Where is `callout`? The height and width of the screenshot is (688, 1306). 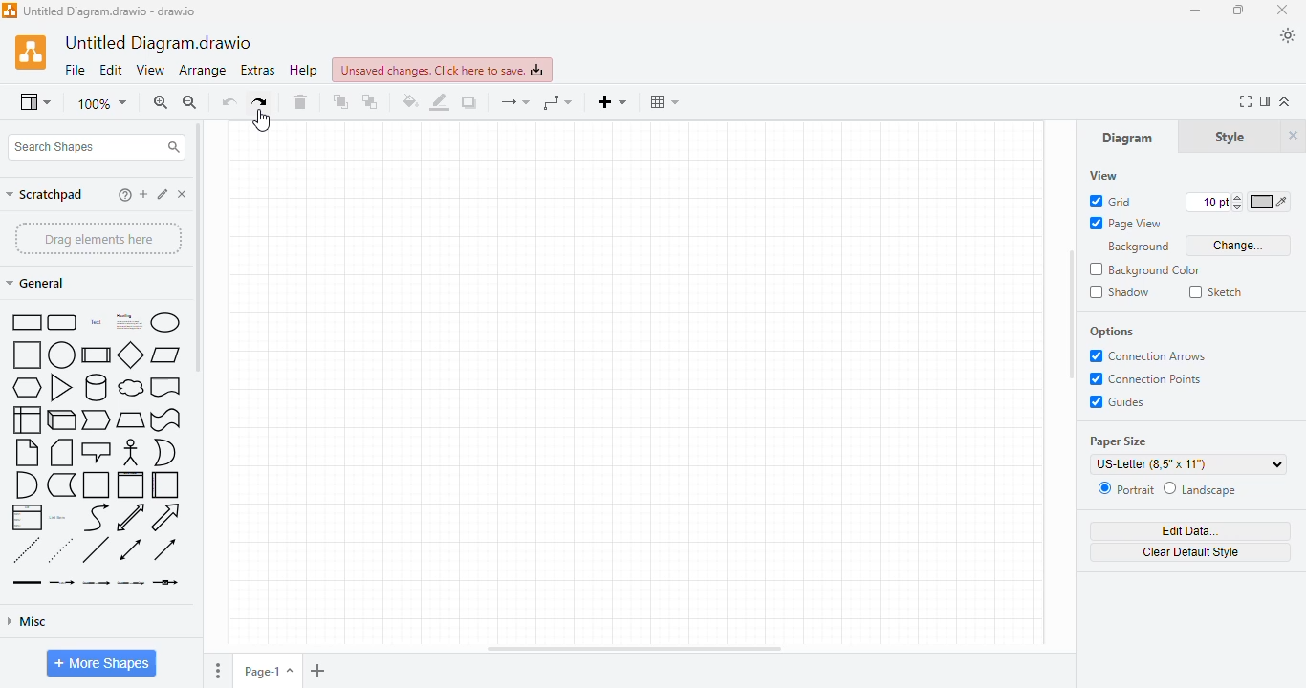
callout is located at coordinates (98, 452).